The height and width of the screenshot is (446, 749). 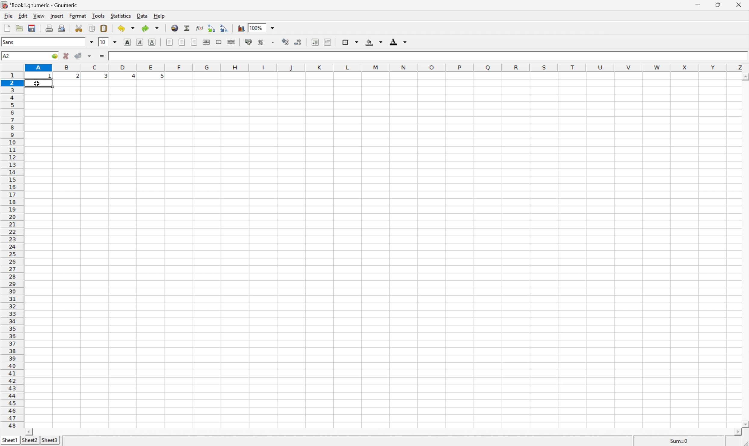 What do you see at coordinates (30, 442) in the screenshot?
I see `sheet2` at bounding box center [30, 442].